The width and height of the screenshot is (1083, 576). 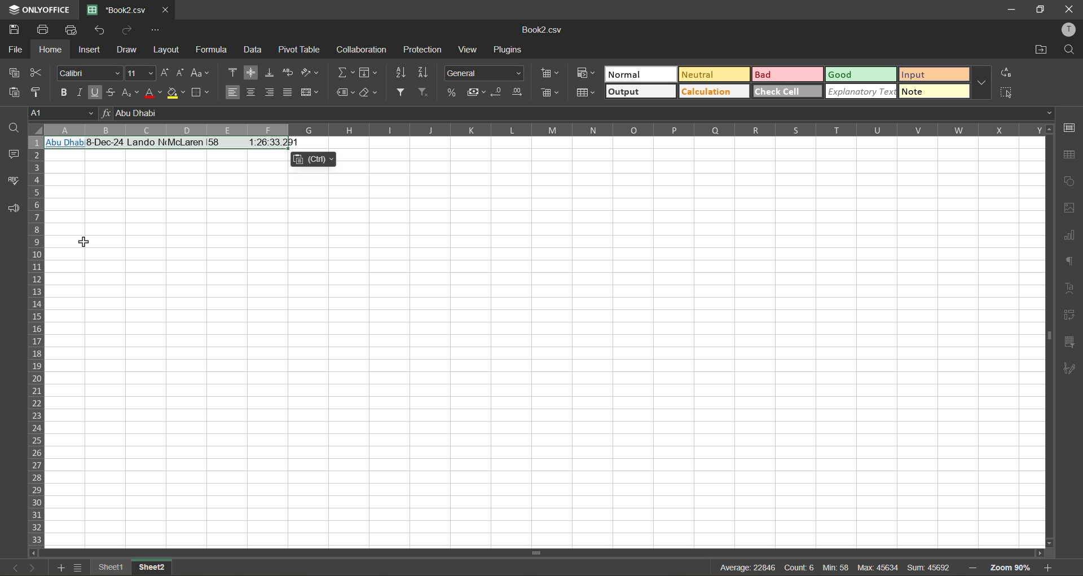 What do you see at coordinates (12, 179) in the screenshot?
I see `spell check` at bounding box center [12, 179].